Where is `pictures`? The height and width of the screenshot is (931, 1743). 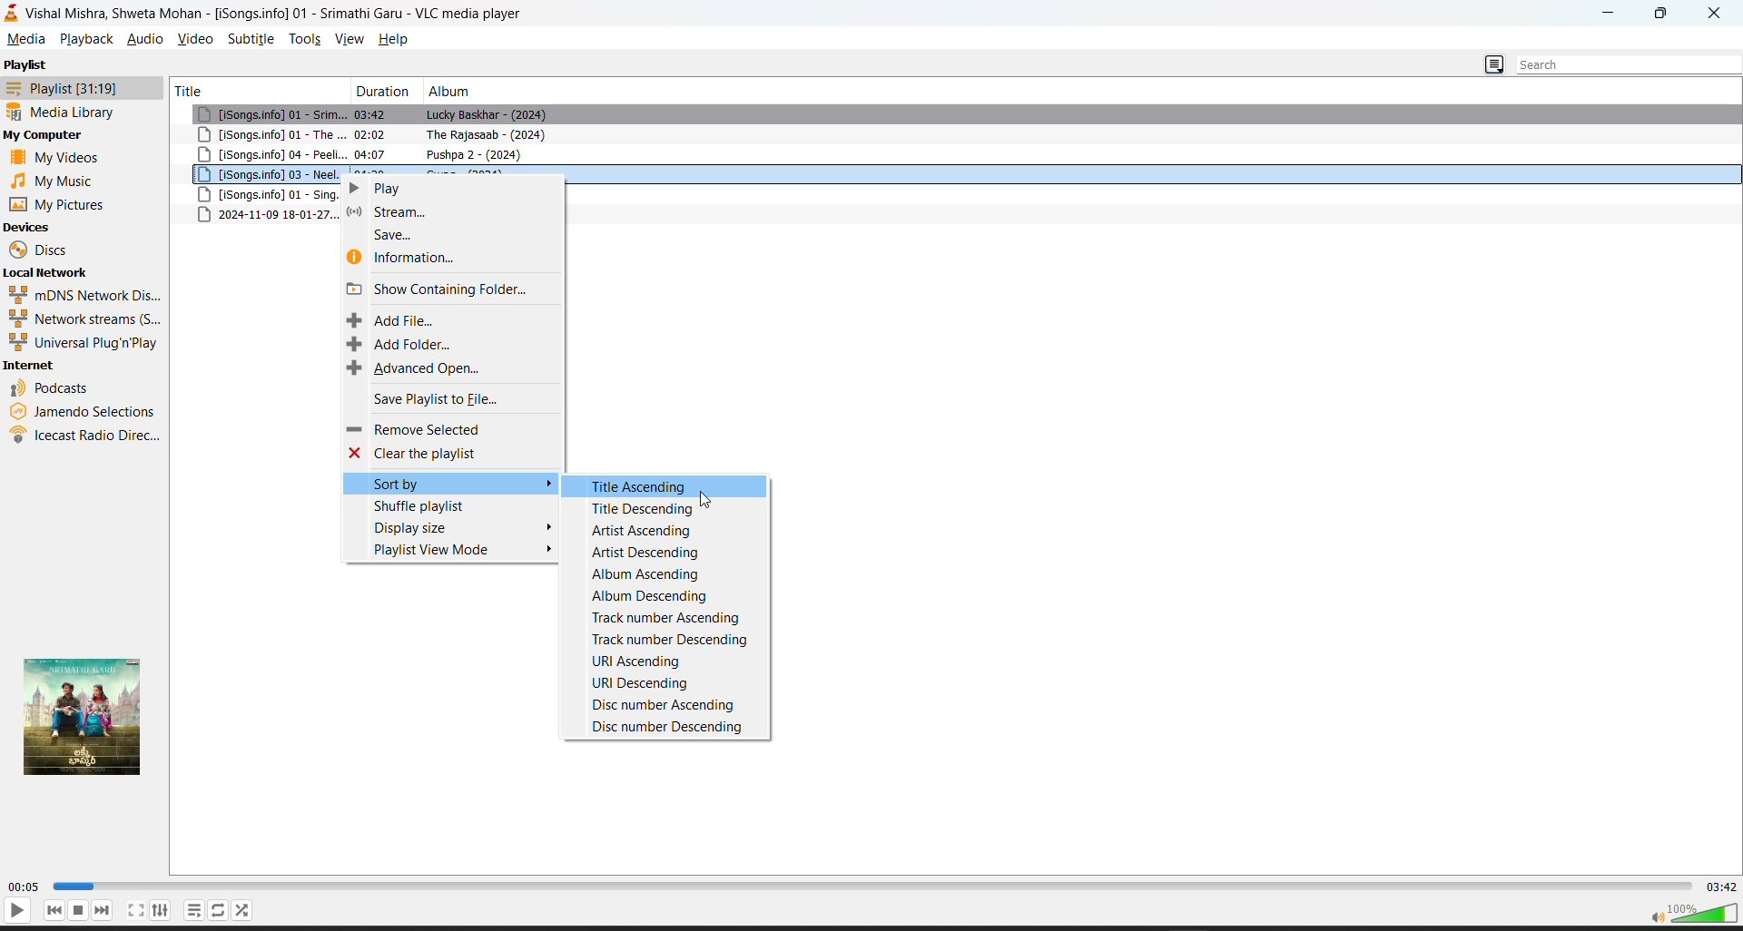
pictures is located at coordinates (64, 203).